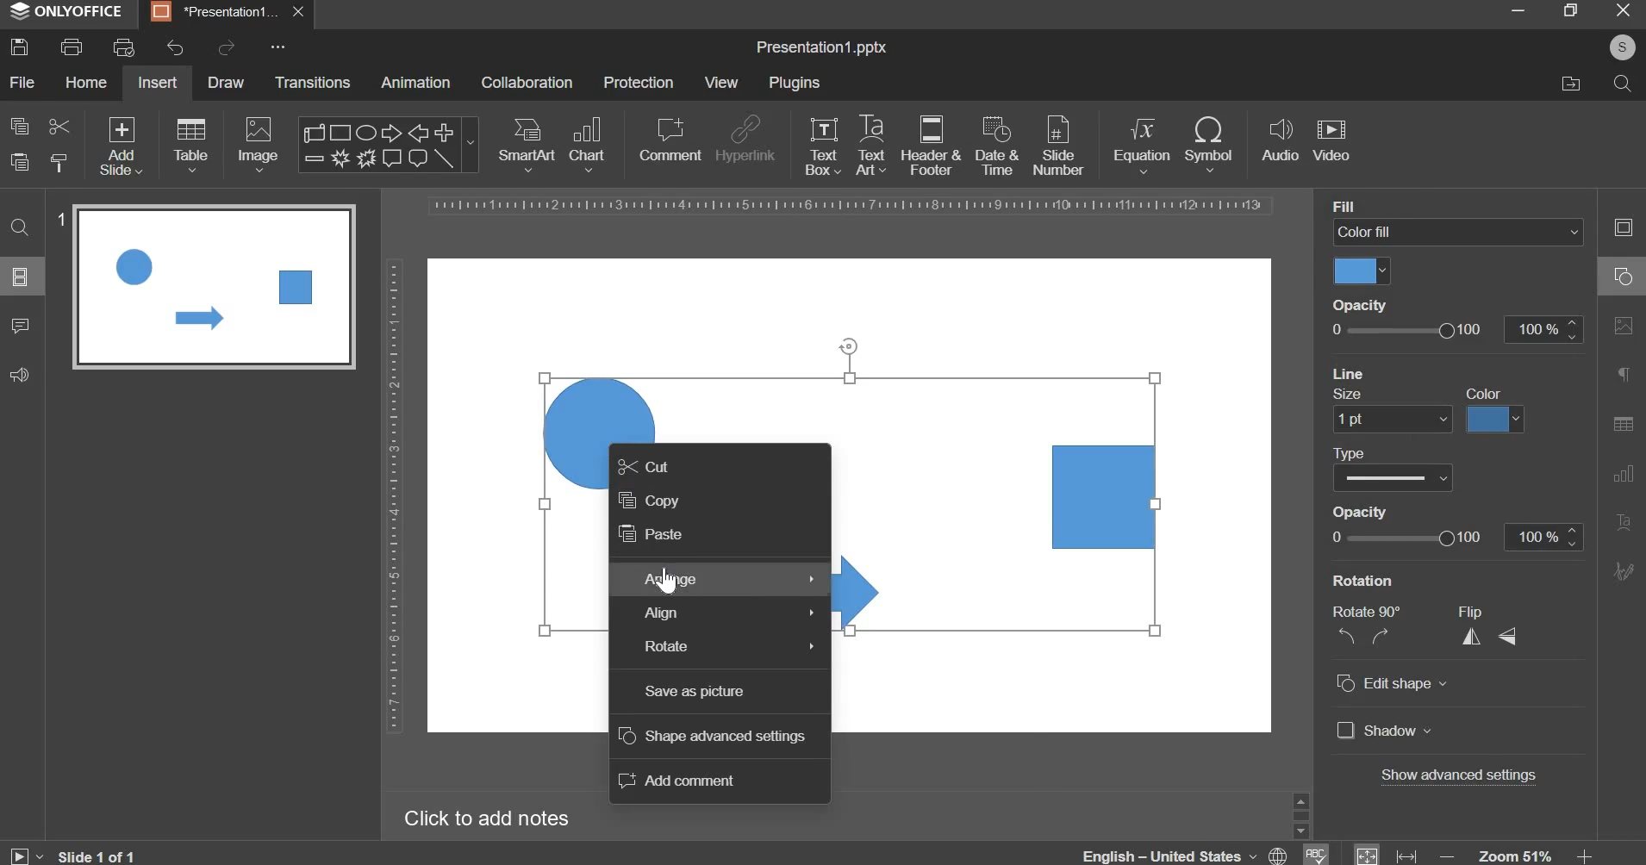 The image size is (1646, 865). What do you see at coordinates (669, 139) in the screenshot?
I see `comment` at bounding box center [669, 139].